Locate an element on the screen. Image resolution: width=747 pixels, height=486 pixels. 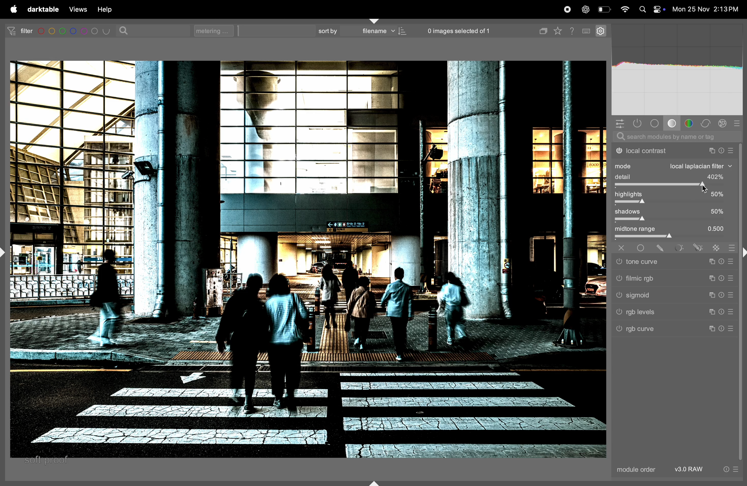
reset is located at coordinates (722, 329).